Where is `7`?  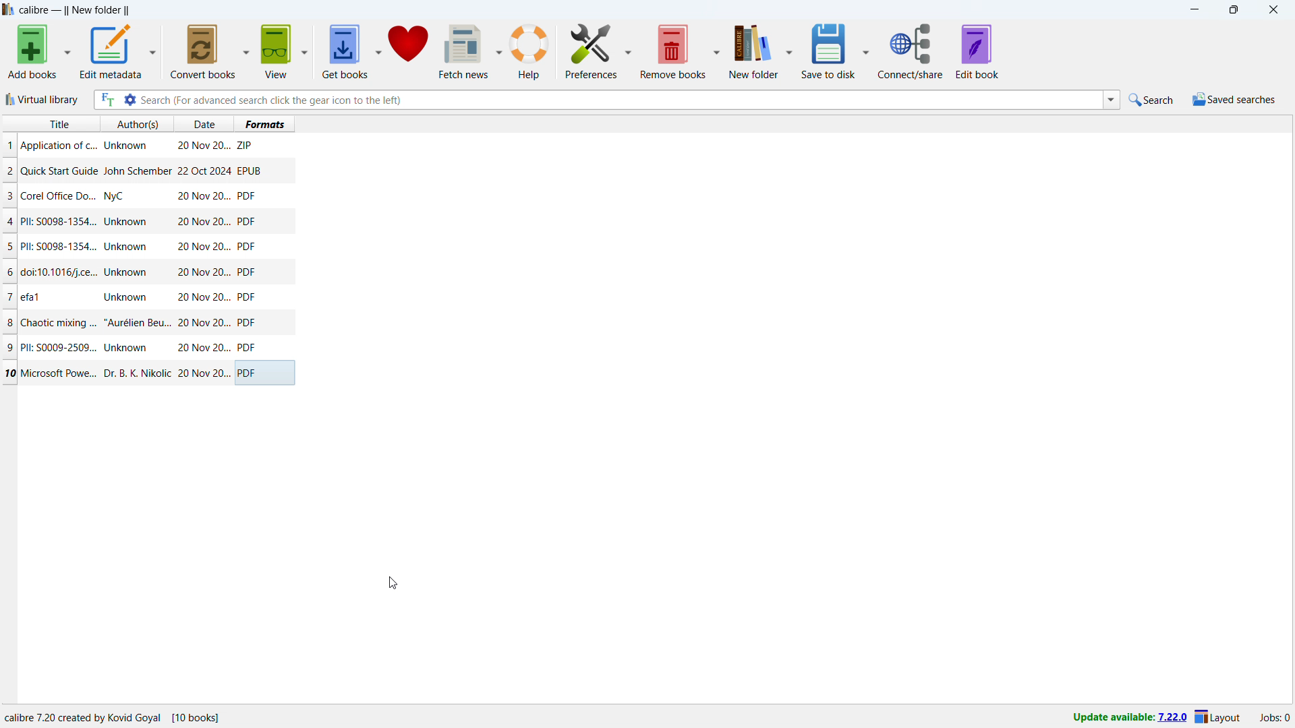 7 is located at coordinates (9, 297).